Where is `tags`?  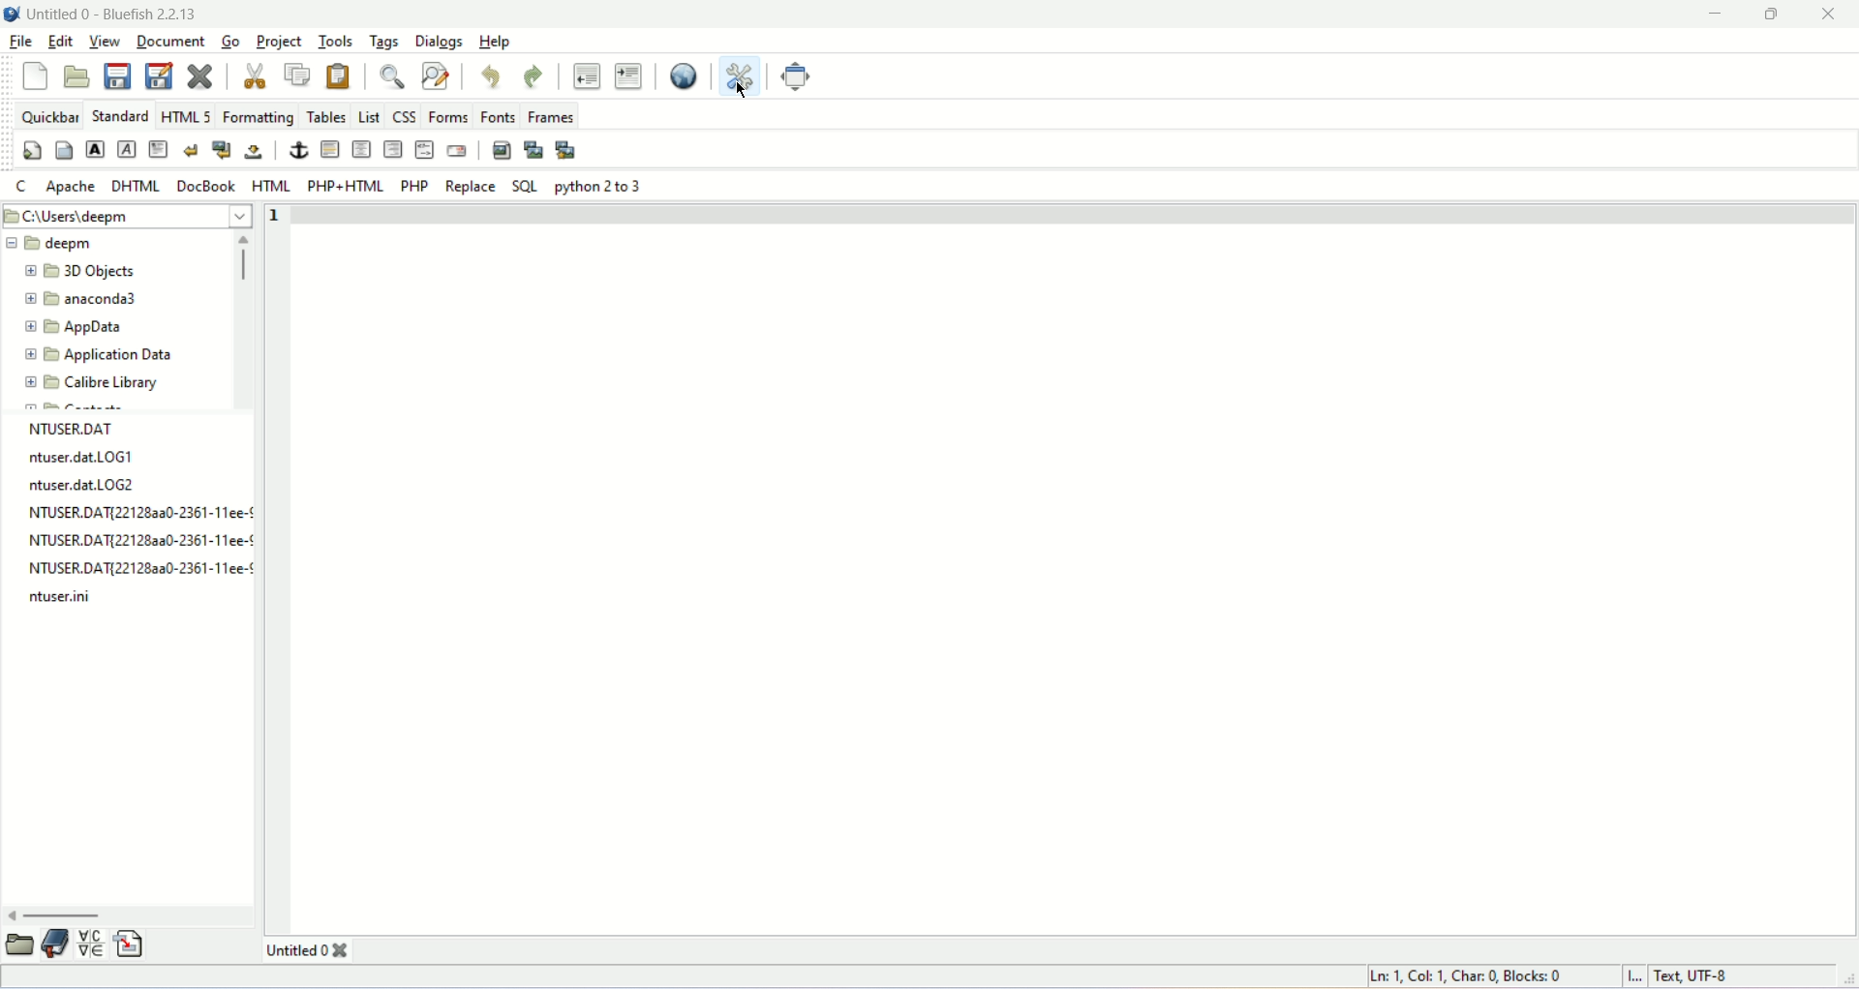 tags is located at coordinates (385, 41).